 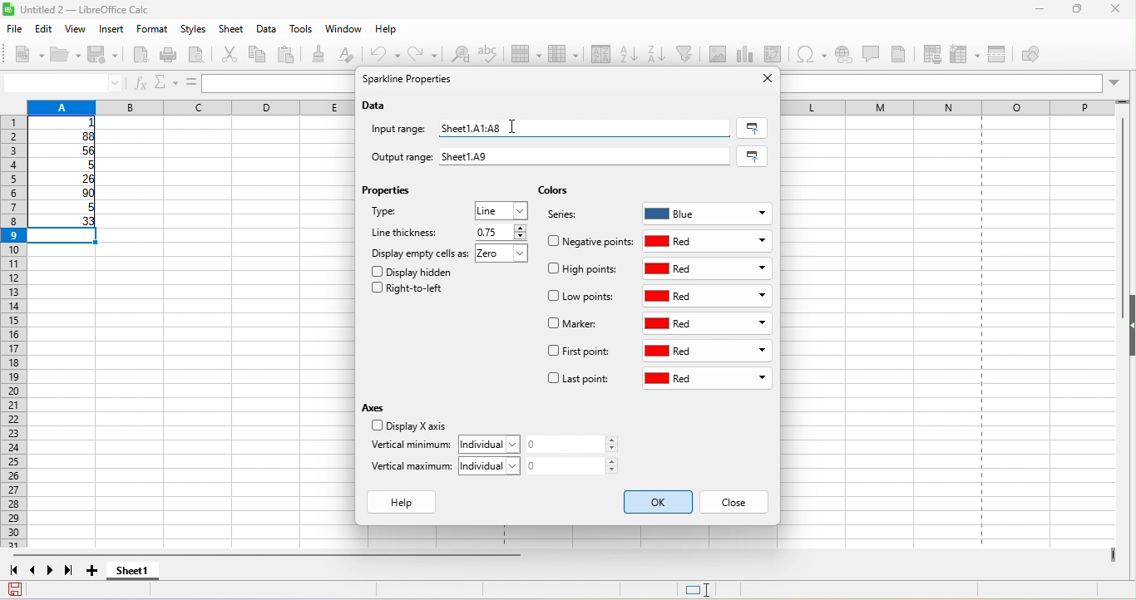 I want to click on scroll to first sheet, so click(x=13, y=571).